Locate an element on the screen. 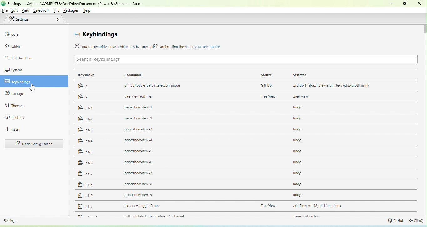 The height and width of the screenshot is (227, 427). vertical scroll bar is located at coordinates (424, 29).